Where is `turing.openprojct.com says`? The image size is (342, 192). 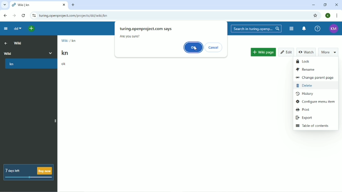
turing.openprojct.com says is located at coordinates (146, 29).